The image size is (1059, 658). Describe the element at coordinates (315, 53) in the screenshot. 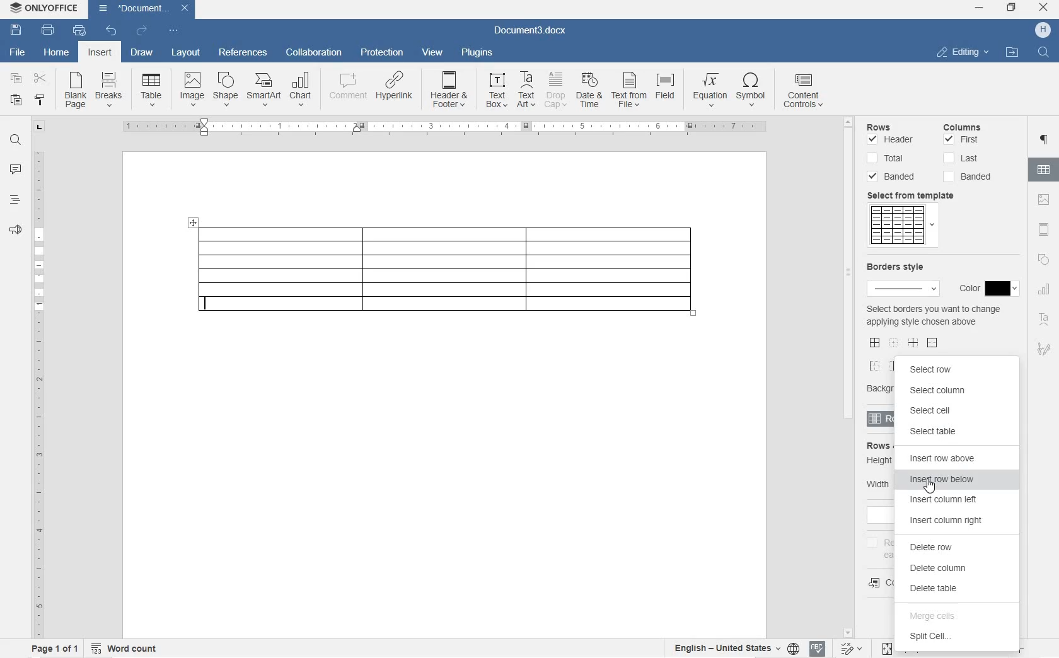

I see `COLLABORATION` at that location.